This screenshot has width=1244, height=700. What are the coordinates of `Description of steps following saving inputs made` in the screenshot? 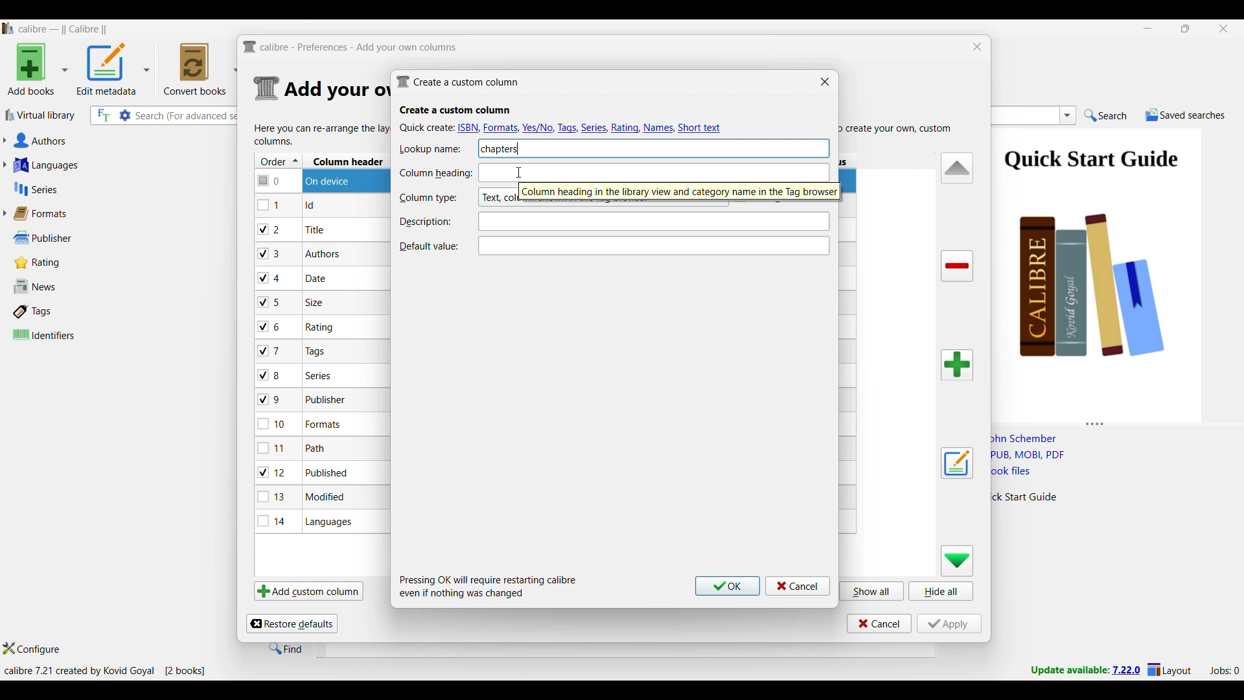 It's located at (489, 587).